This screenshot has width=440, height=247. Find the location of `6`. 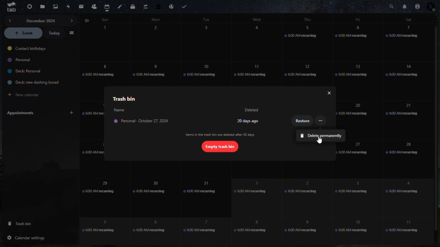

6 is located at coordinates (357, 43).